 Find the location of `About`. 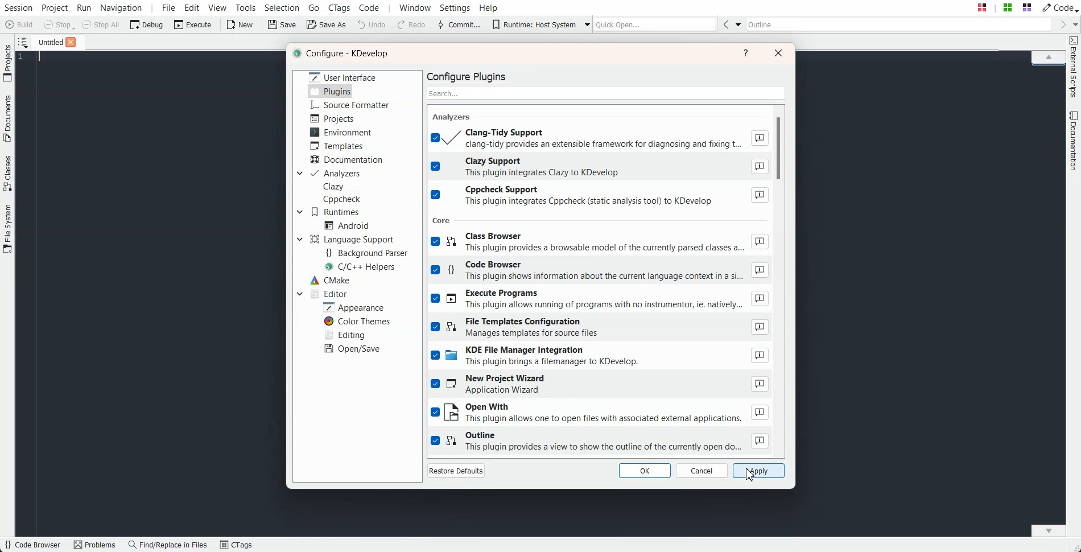

About is located at coordinates (760, 270).